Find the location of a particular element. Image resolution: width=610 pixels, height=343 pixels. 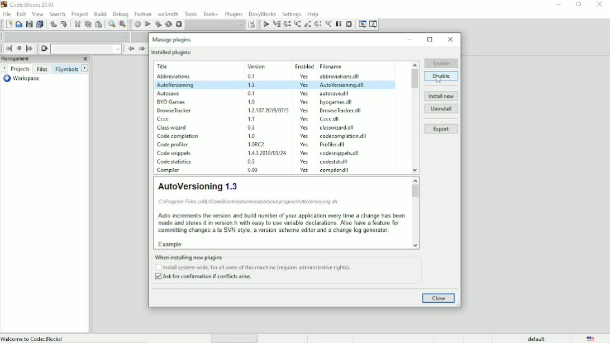

Class wizard is located at coordinates (173, 128).